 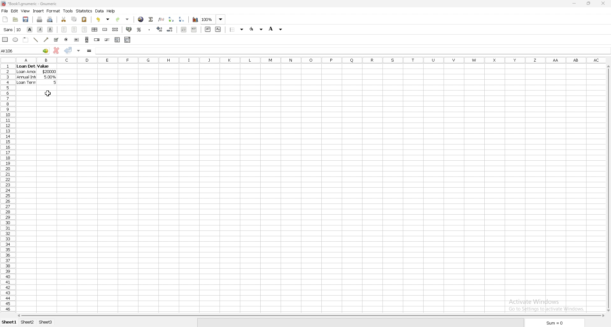 What do you see at coordinates (5, 19) in the screenshot?
I see `new` at bounding box center [5, 19].